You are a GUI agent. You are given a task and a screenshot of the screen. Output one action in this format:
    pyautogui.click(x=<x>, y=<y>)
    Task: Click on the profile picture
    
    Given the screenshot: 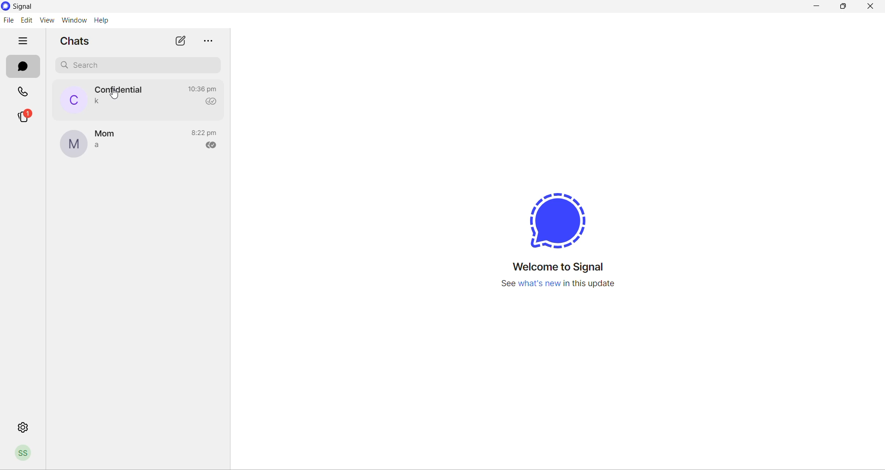 What is the action you would take?
    pyautogui.click(x=71, y=100)
    